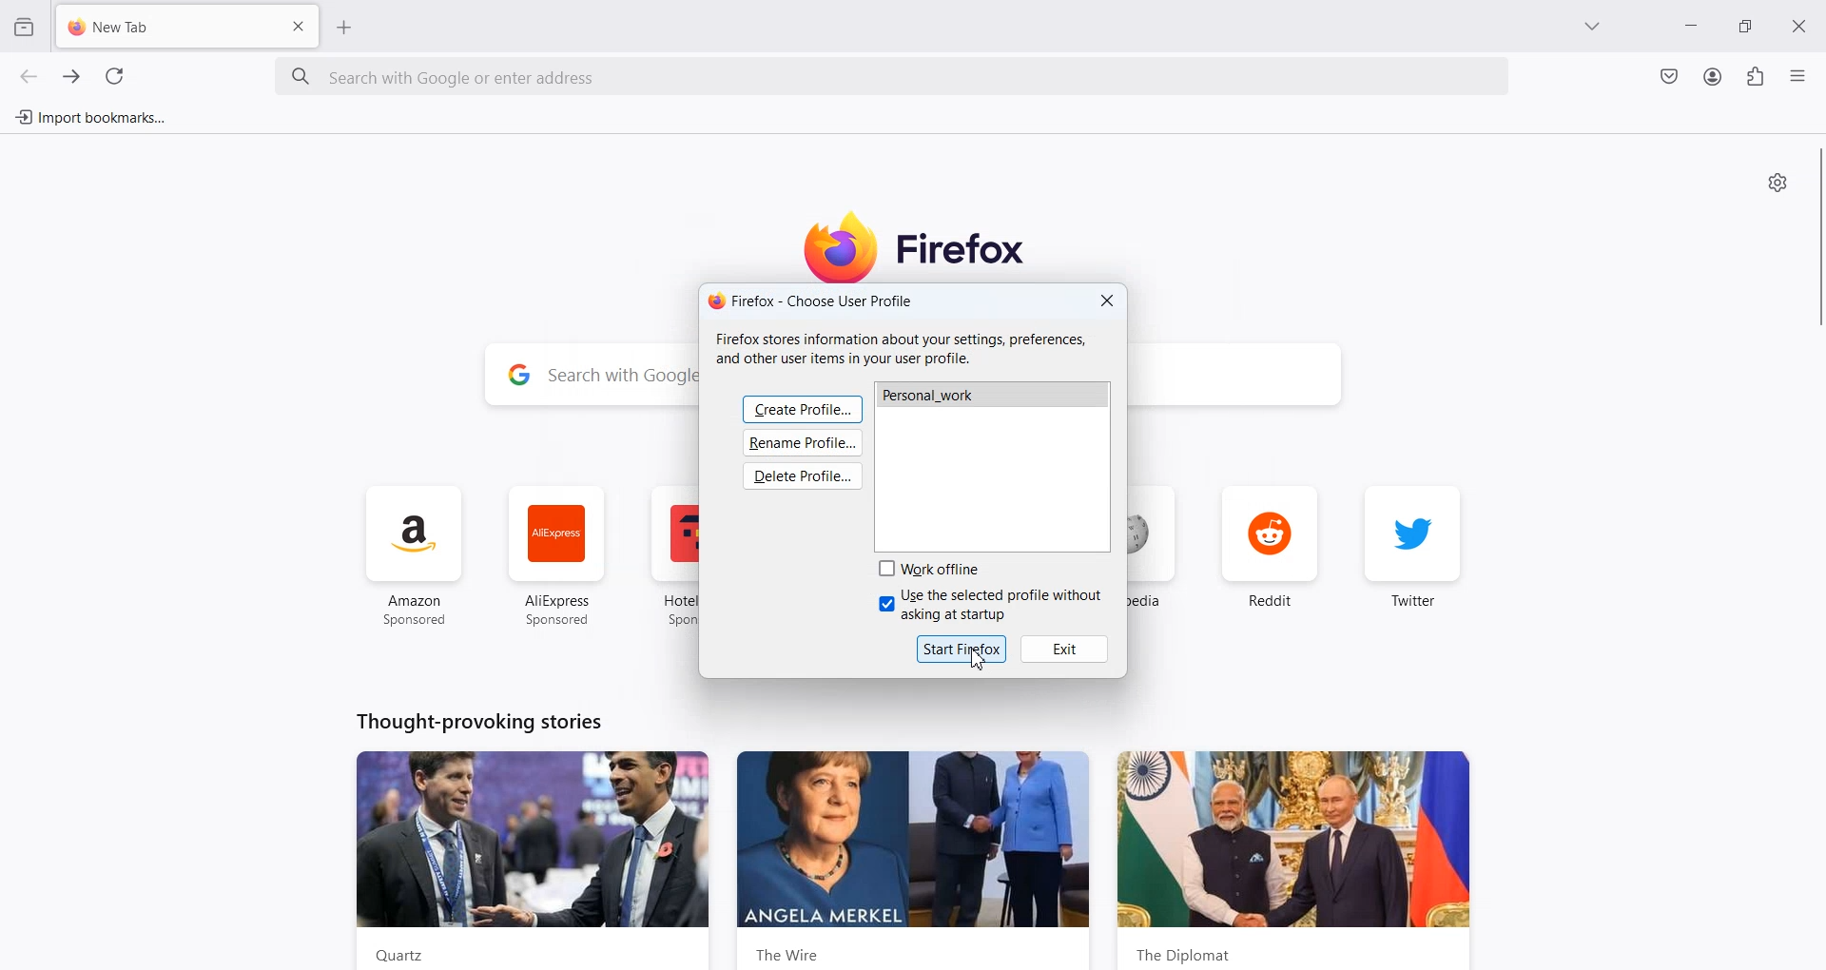 Image resolution: width=1826 pixels, height=970 pixels. I want to click on Go back one page, so click(29, 76).